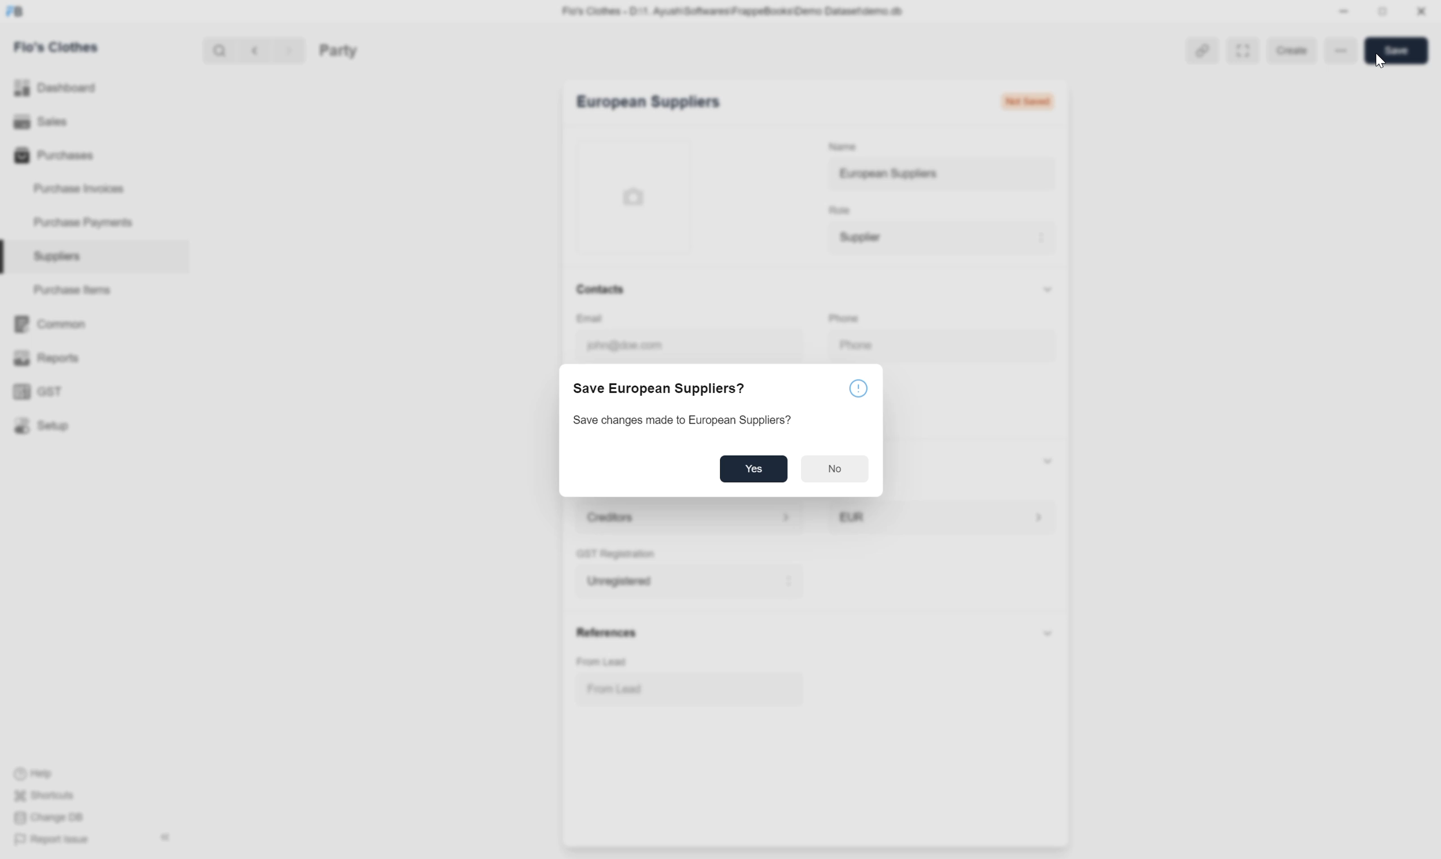 The image size is (1441, 859). I want to click on Creditors, so click(605, 516).